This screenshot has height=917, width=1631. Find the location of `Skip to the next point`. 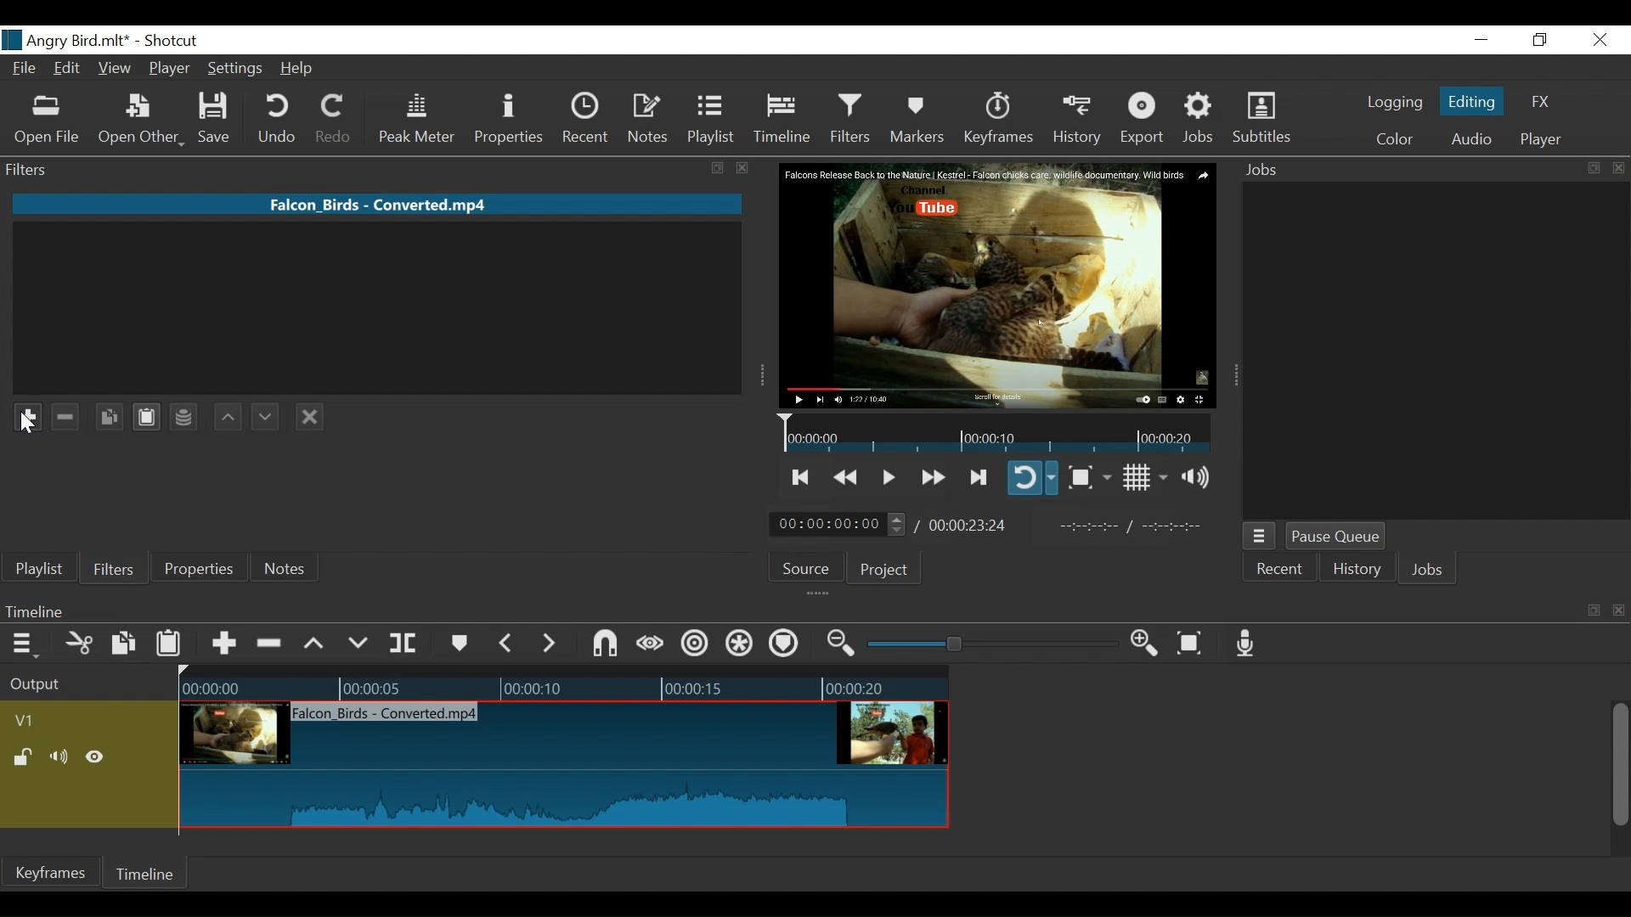

Skip to the next point is located at coordinates (979, 478).